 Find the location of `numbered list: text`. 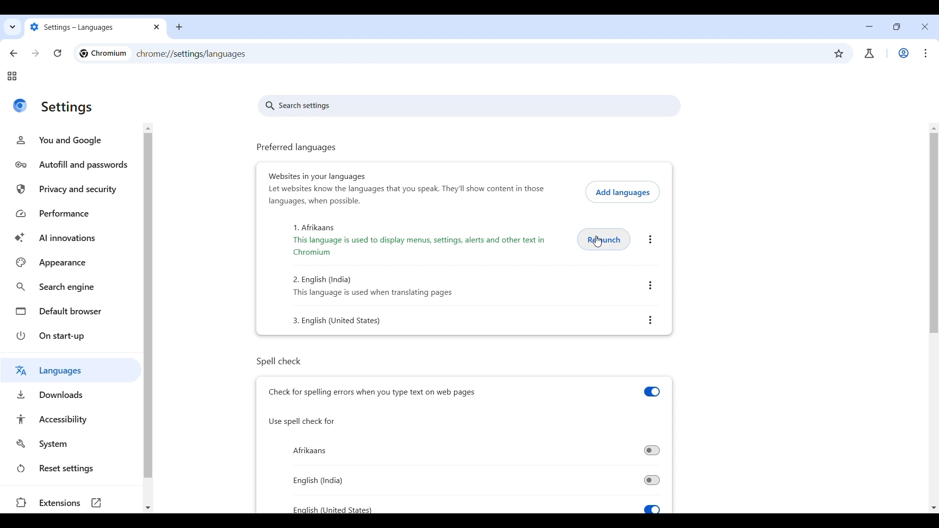

numbered list: text is located at coordinates (348, 323).